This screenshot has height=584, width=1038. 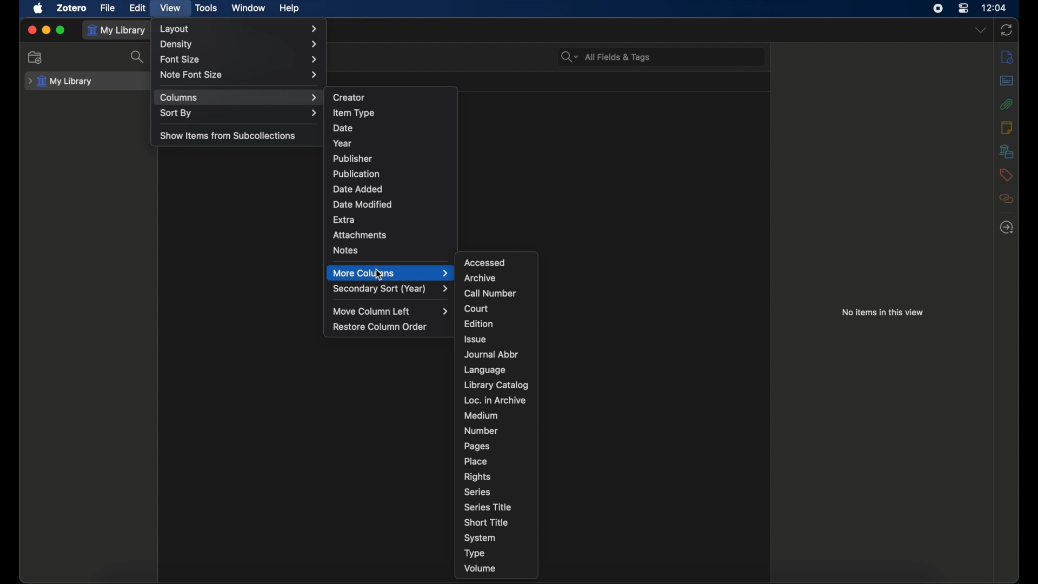 I want to click on court, so click(x=476, y=308).